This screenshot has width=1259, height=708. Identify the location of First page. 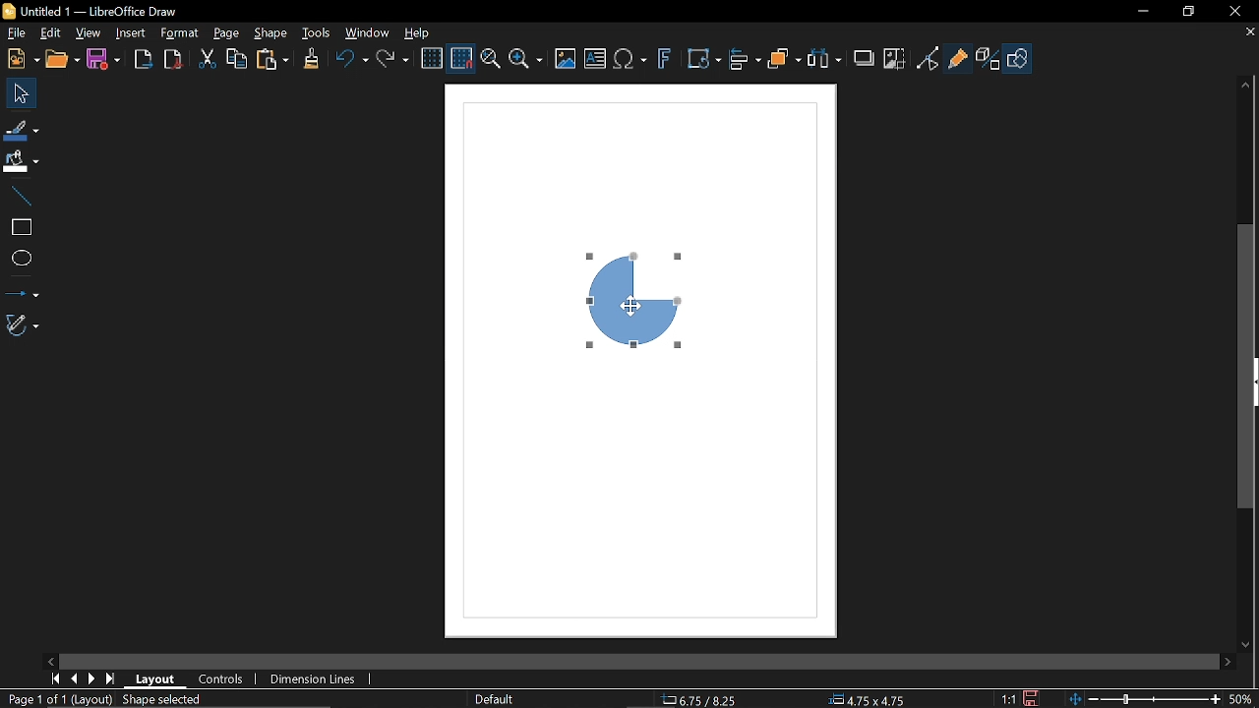
(55, 678).